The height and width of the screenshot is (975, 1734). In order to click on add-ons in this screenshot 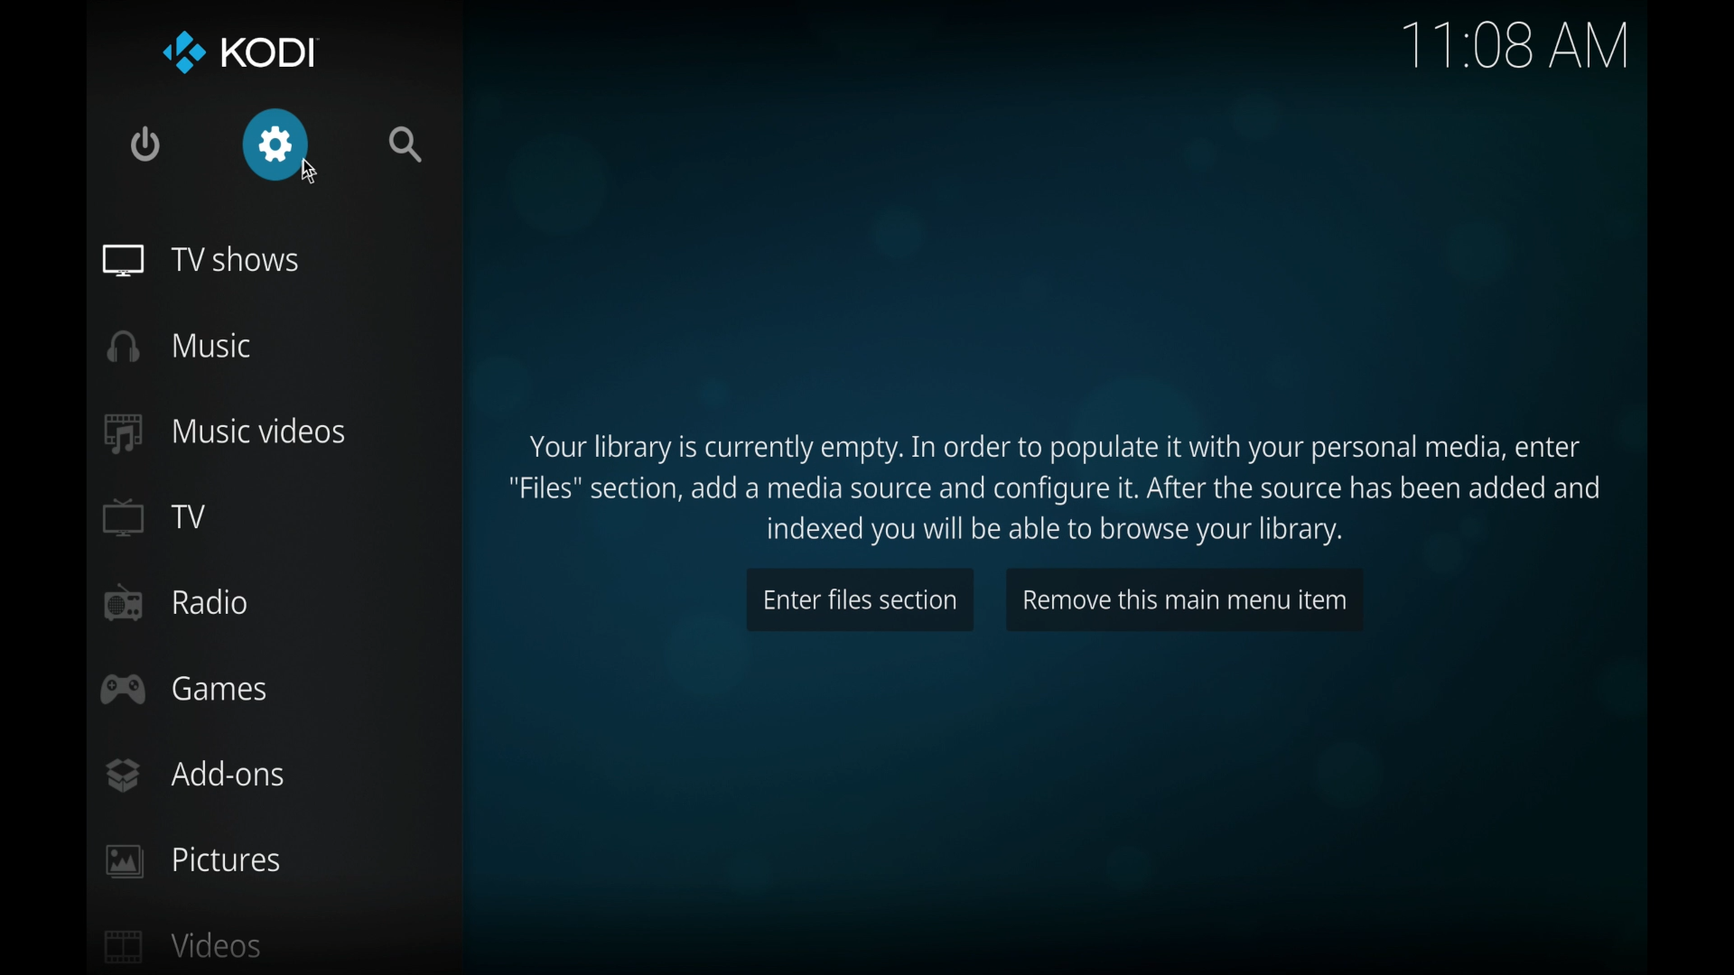, I will do `click(202, 775)`.